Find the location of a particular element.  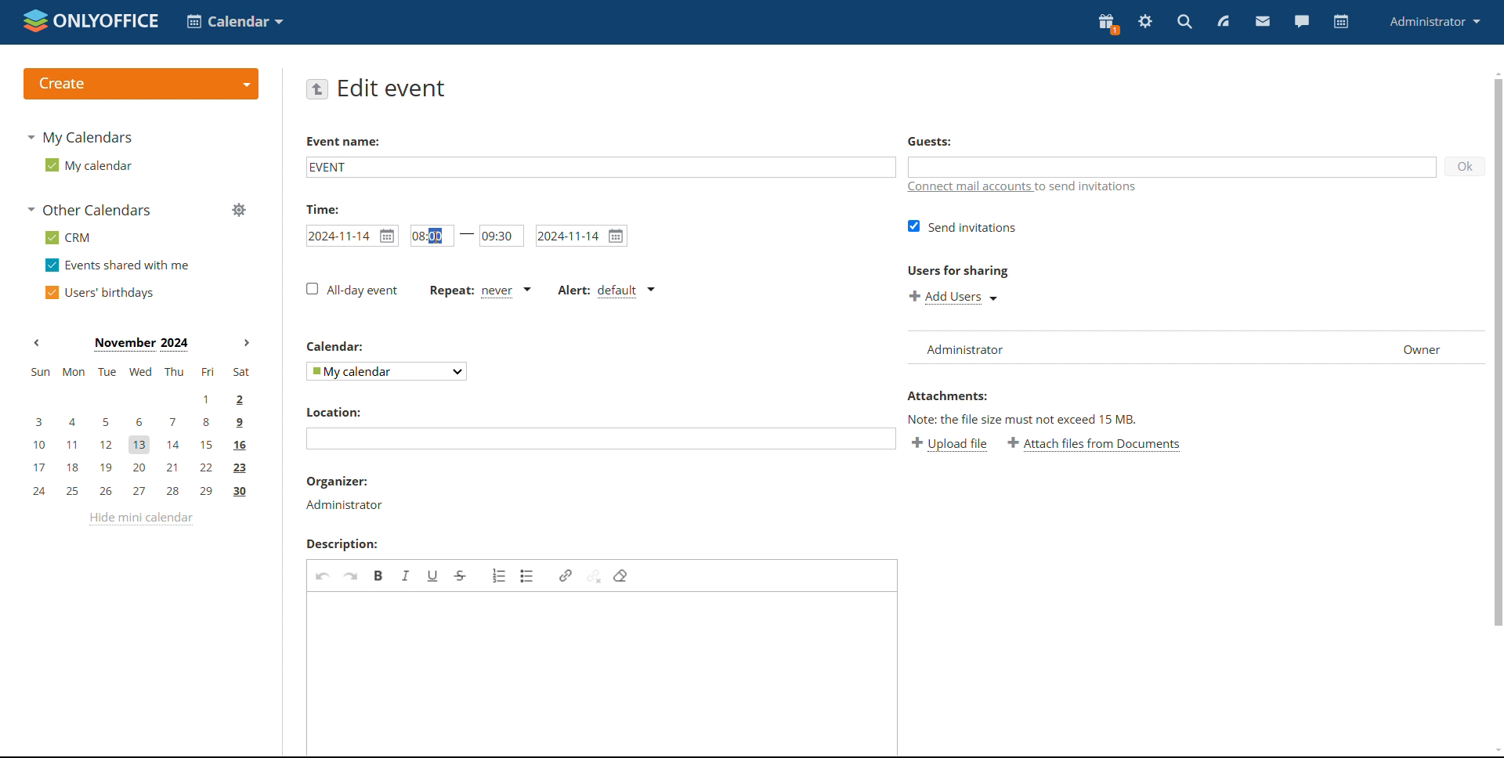

add guests is located at coordinates (1173, 168).